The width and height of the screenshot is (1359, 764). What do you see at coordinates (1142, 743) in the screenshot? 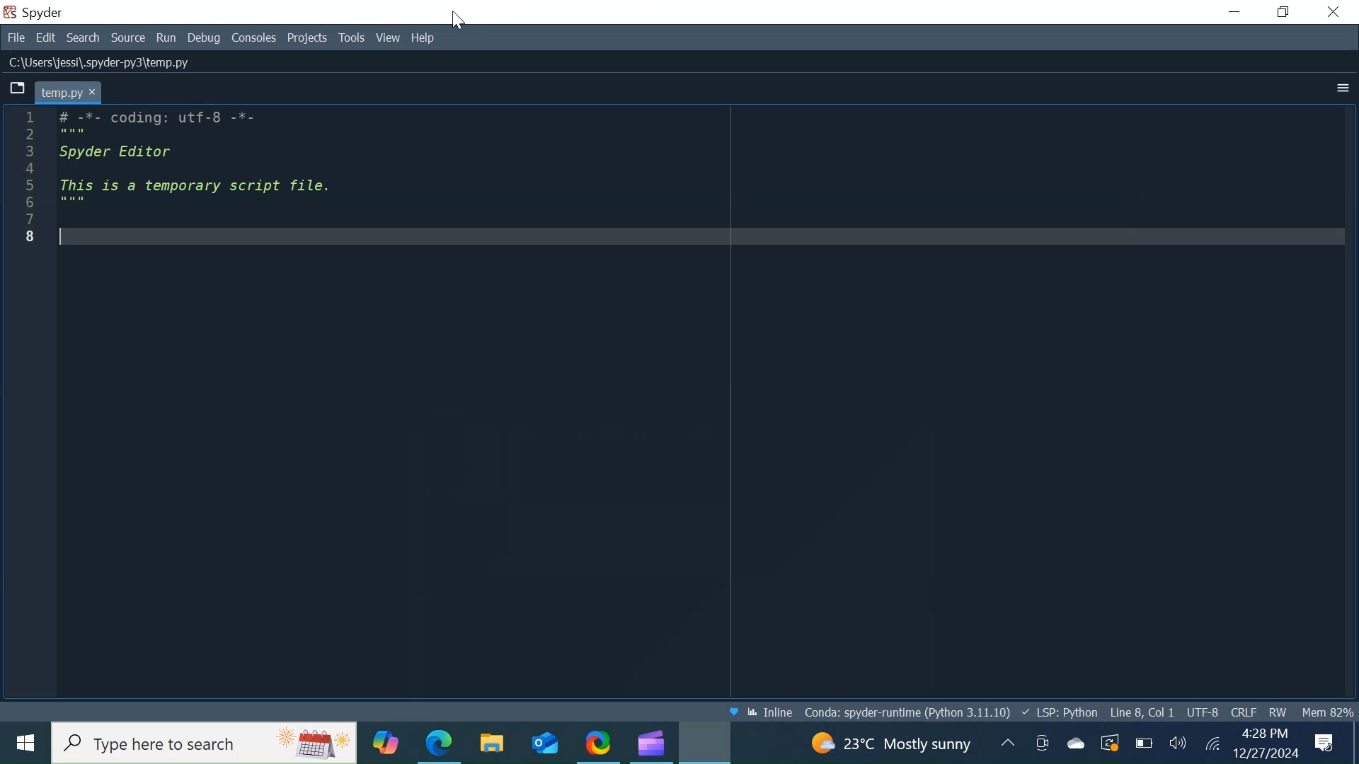
I see `Charge` at bounding box center [1142, 743].